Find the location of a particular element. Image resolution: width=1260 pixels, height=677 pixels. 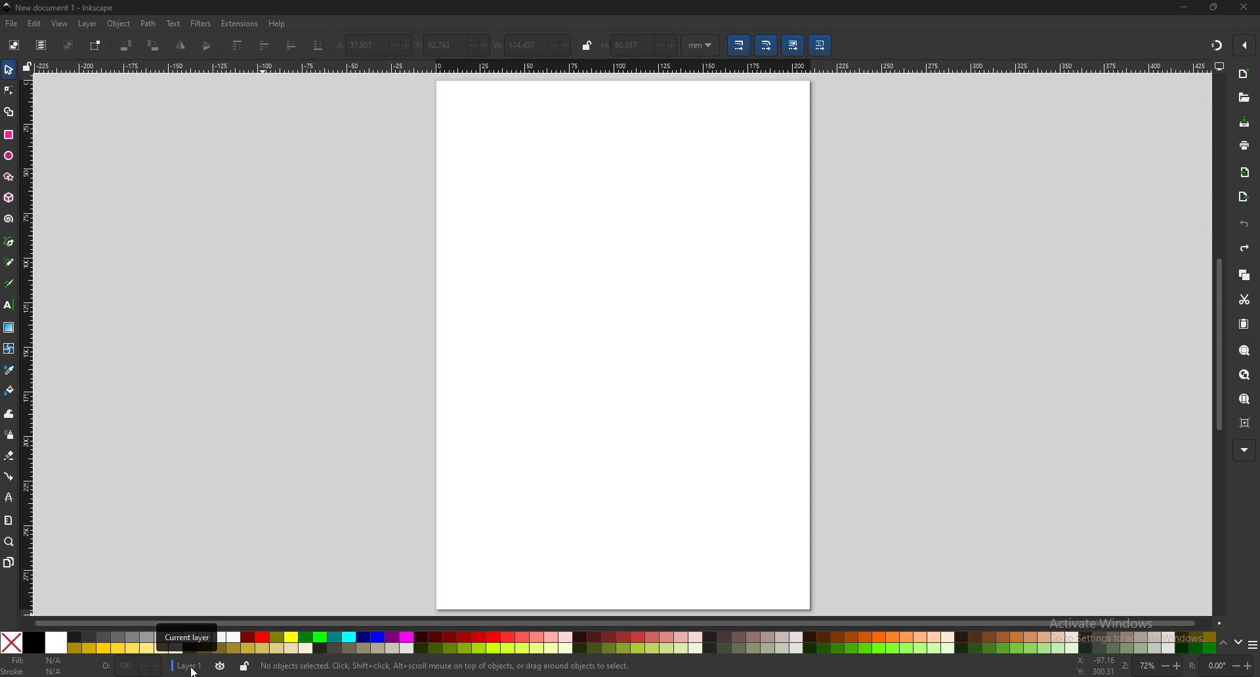

tweak is located at coordinates (9, 414).